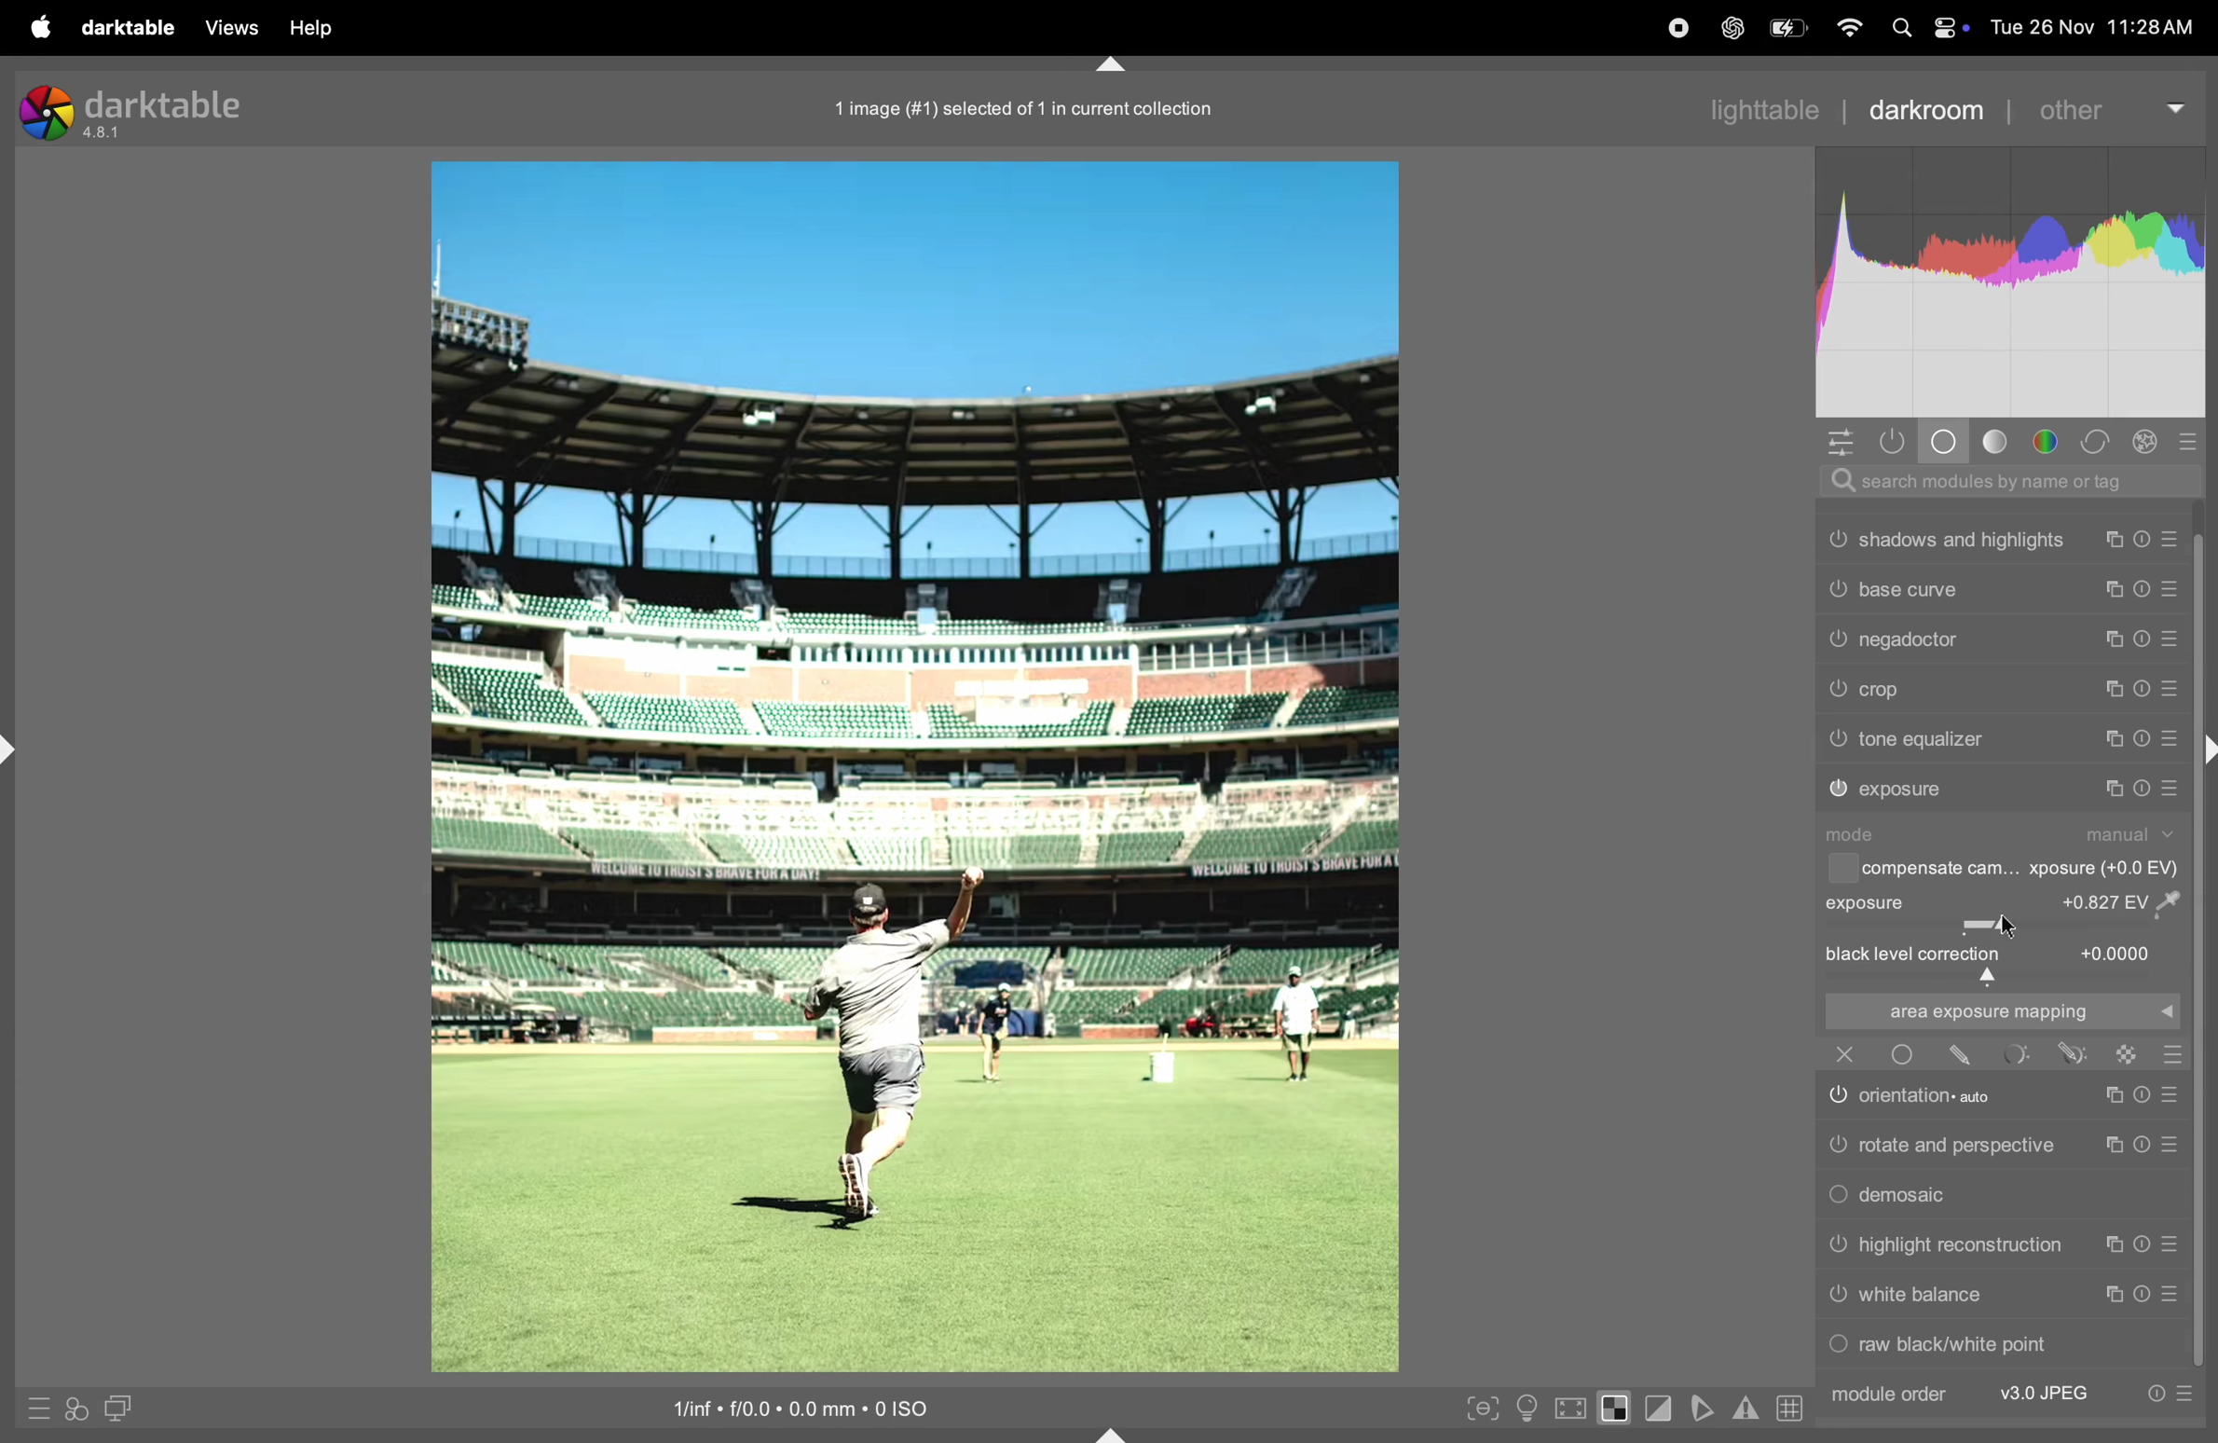 The image size is (2218, 1443). Describe the element at coordinates (1899, 442) in the screenshot. I see `show only active modules` at that location.